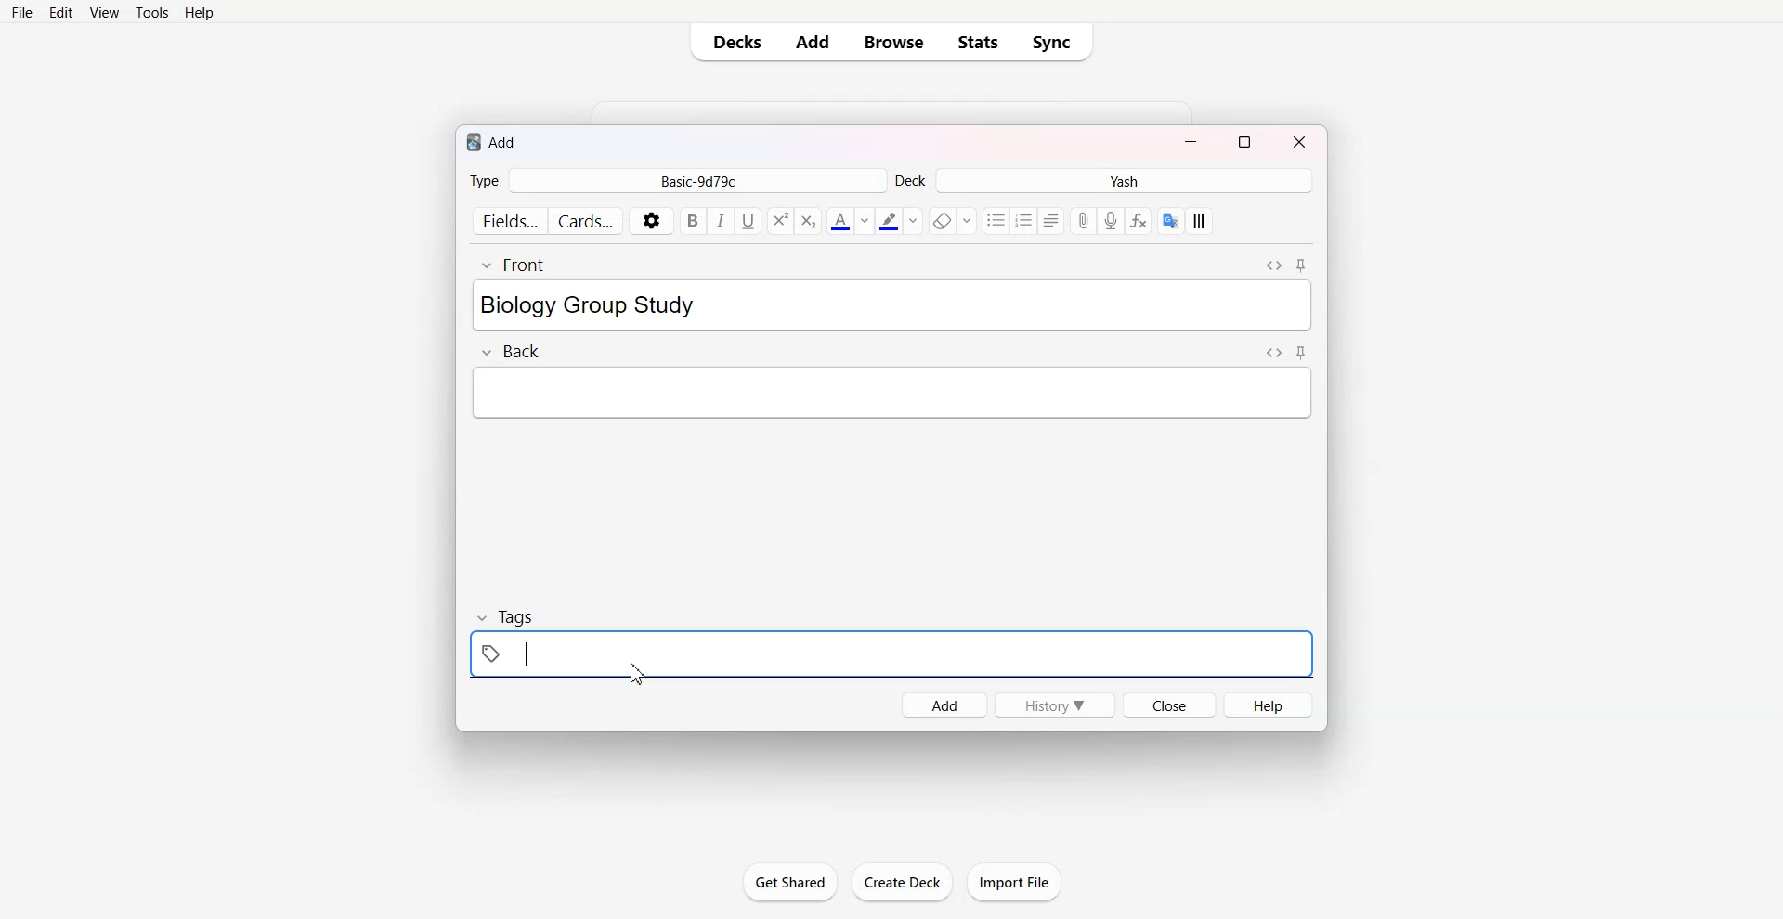  What do you see at coordinates (1268, 705) in the screenshot?
I see `Help` at bounding box center [1268, 705].